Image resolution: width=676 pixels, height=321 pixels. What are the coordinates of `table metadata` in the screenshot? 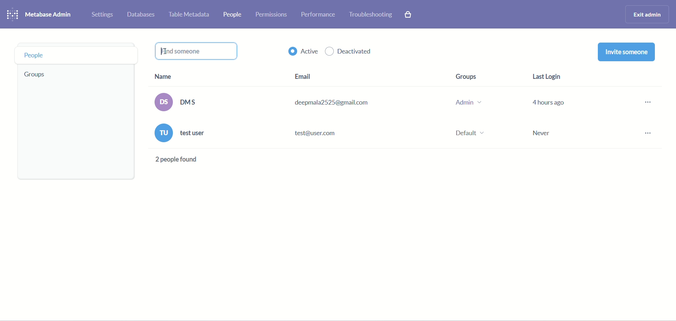 It's located at (189, 16).